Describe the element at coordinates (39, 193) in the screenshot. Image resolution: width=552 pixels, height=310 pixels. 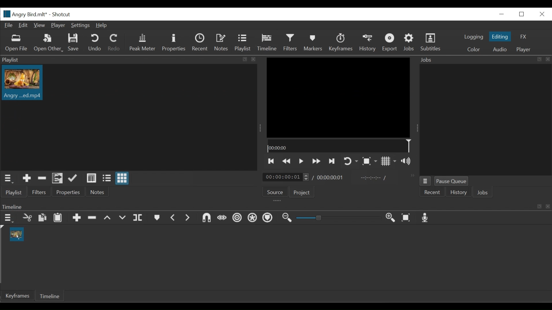
I see `Filters` at that location.